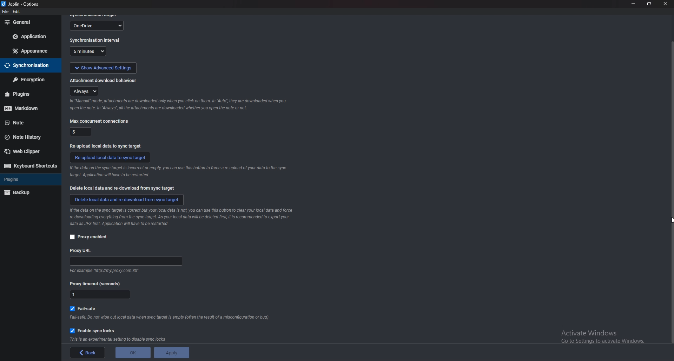  I want to click on close, so click(665, 4).